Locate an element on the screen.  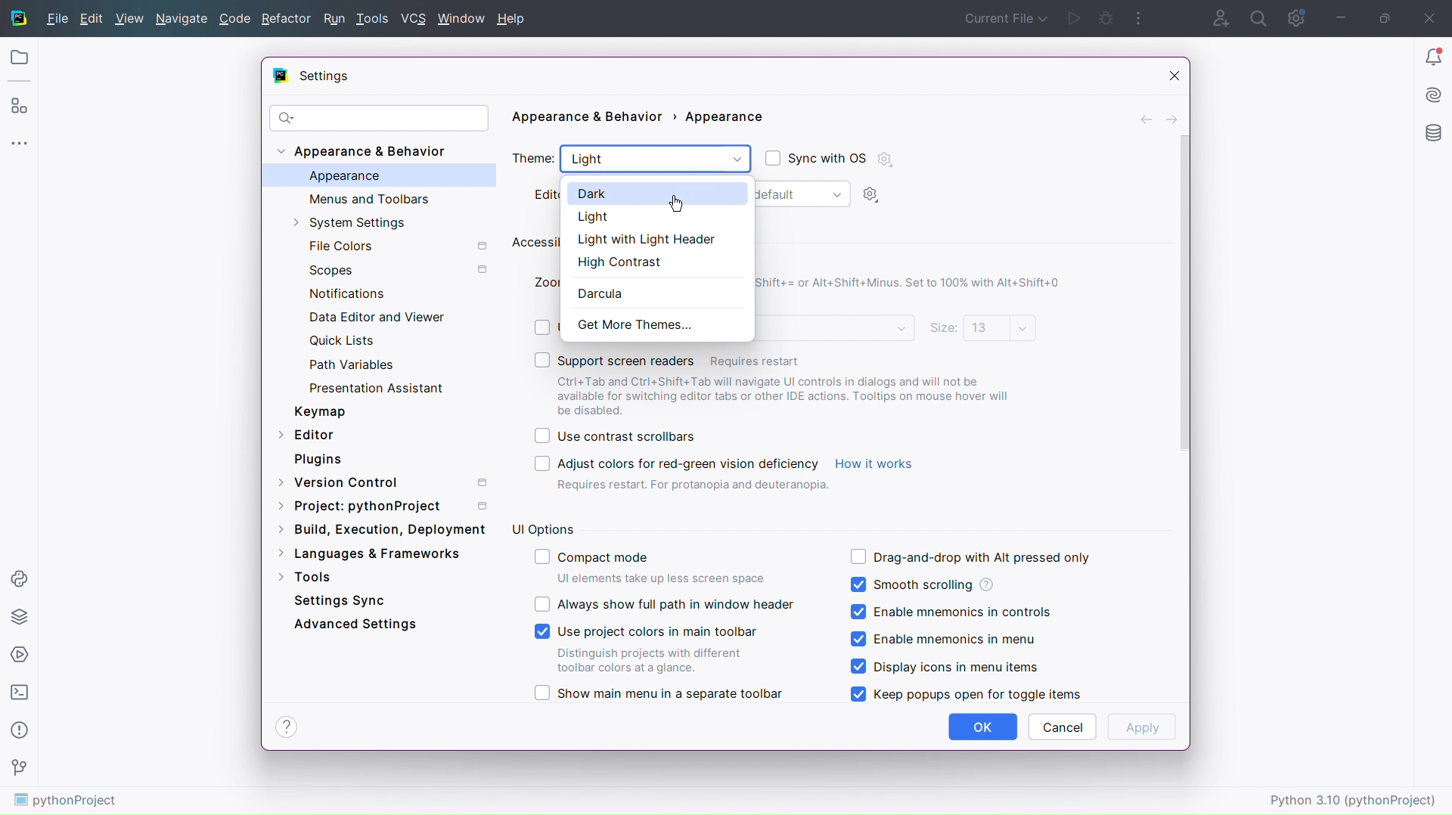
Tools is located at coordinates (374, 19).